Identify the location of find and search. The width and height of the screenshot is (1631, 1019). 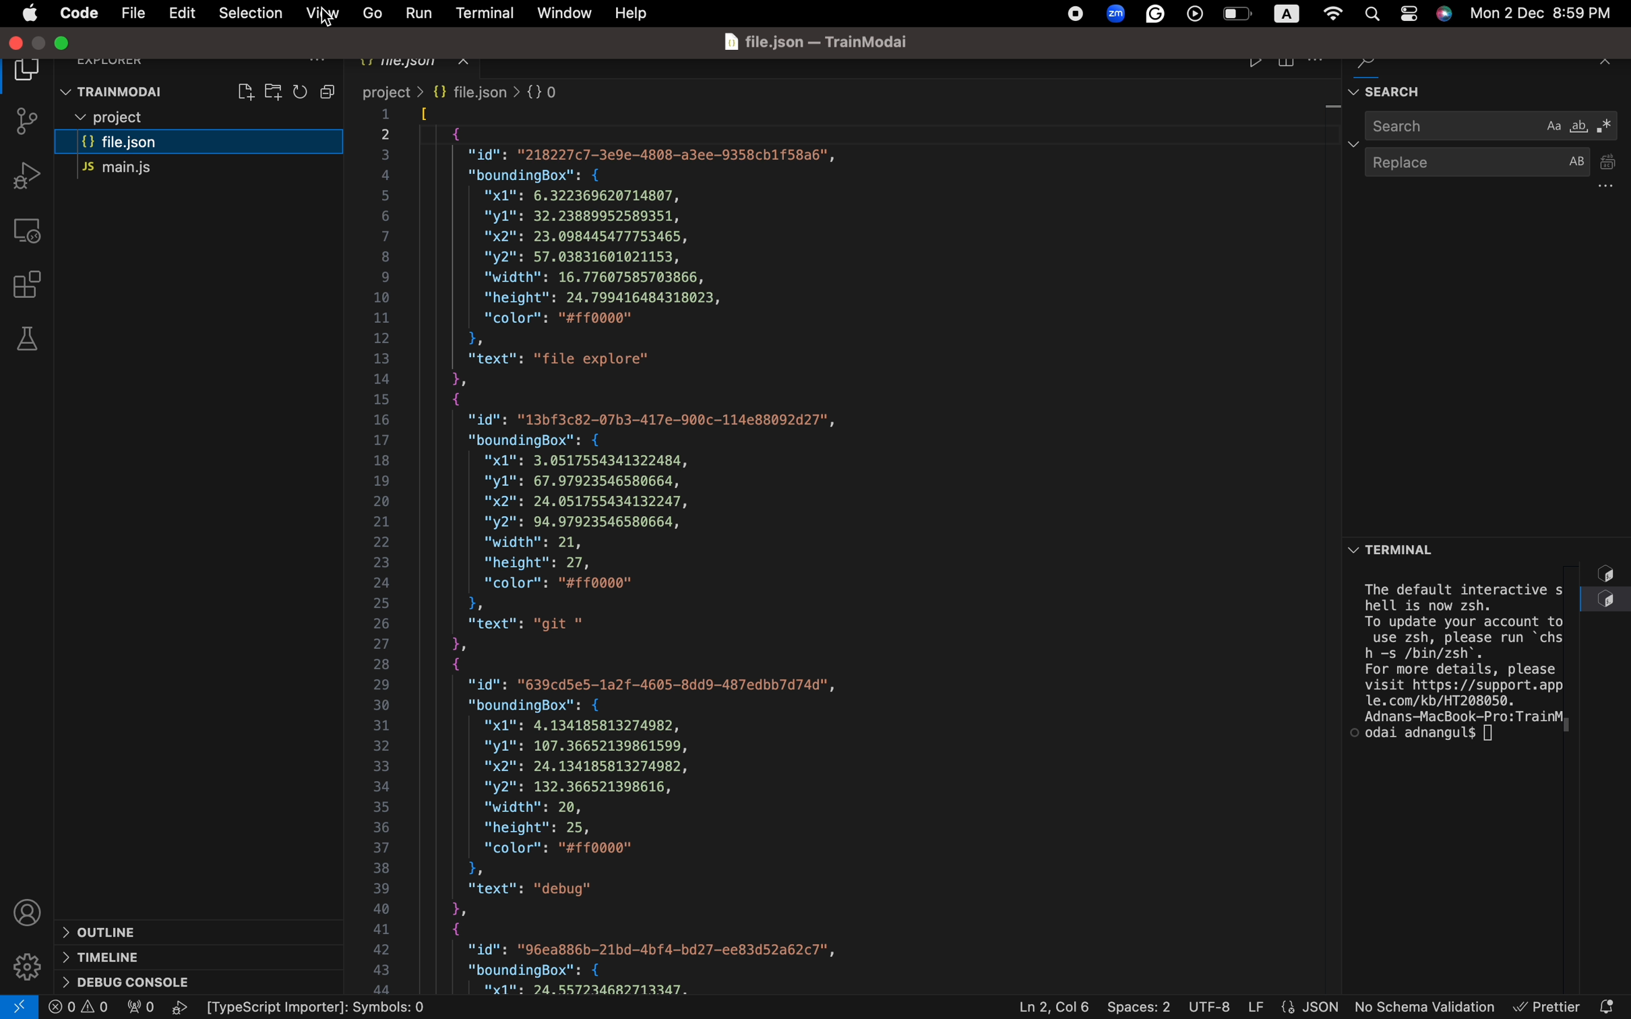
(1486, 88).